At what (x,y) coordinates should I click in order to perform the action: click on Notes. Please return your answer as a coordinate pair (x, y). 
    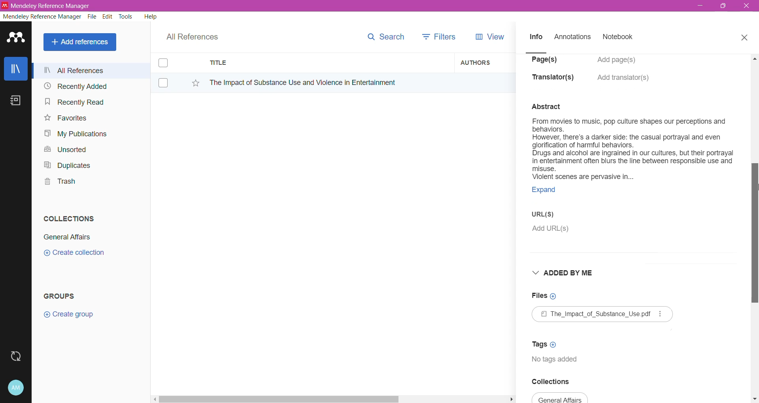
    Looking at the image, I should click on (17, 101).